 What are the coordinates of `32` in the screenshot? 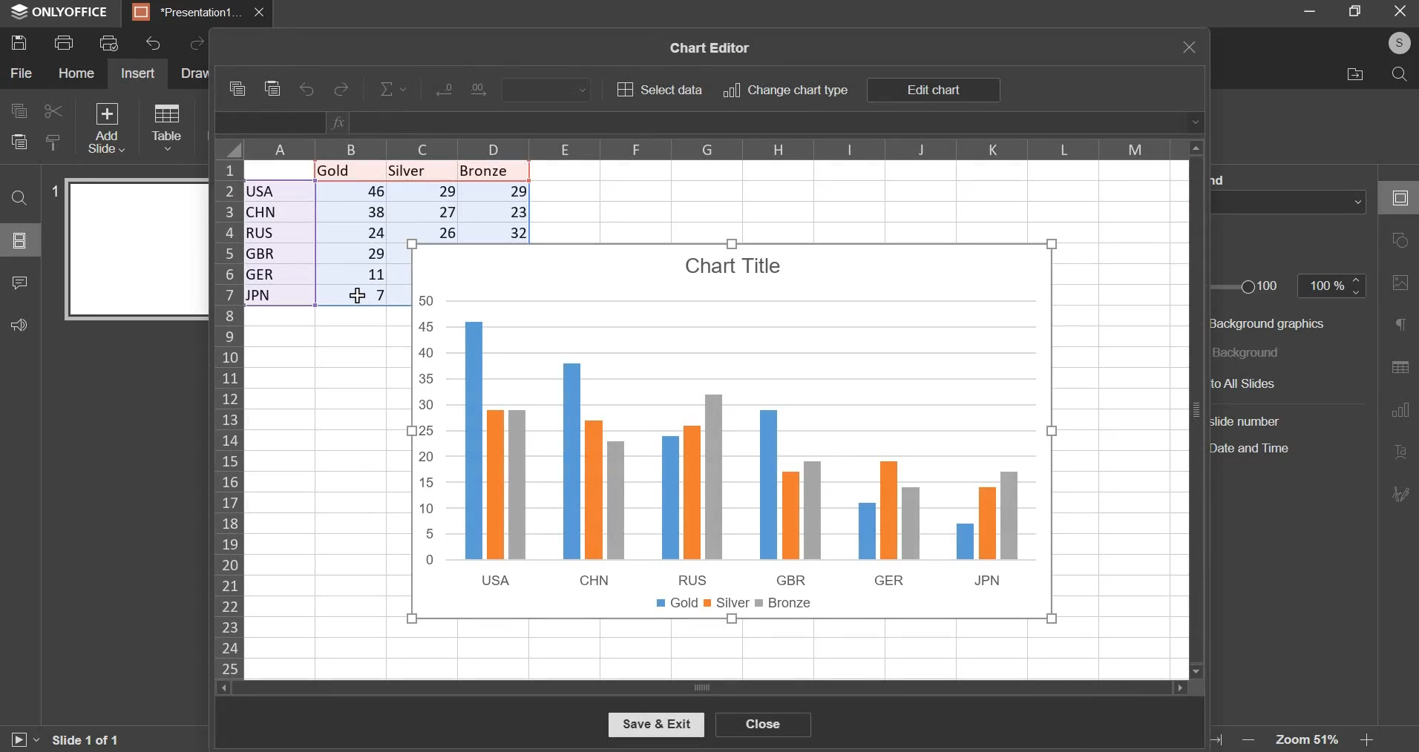 It's located at (497, 231).